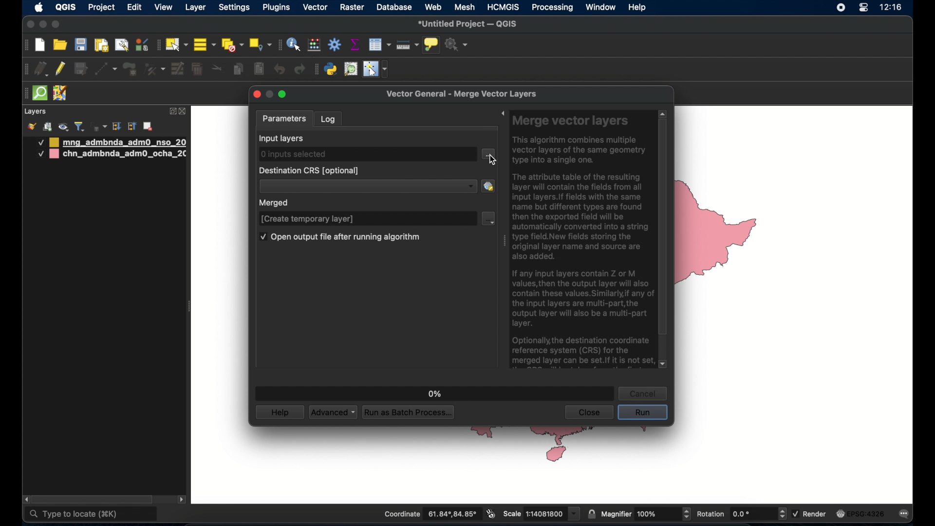  I want to click on select by area or single click, so click(178, 43).